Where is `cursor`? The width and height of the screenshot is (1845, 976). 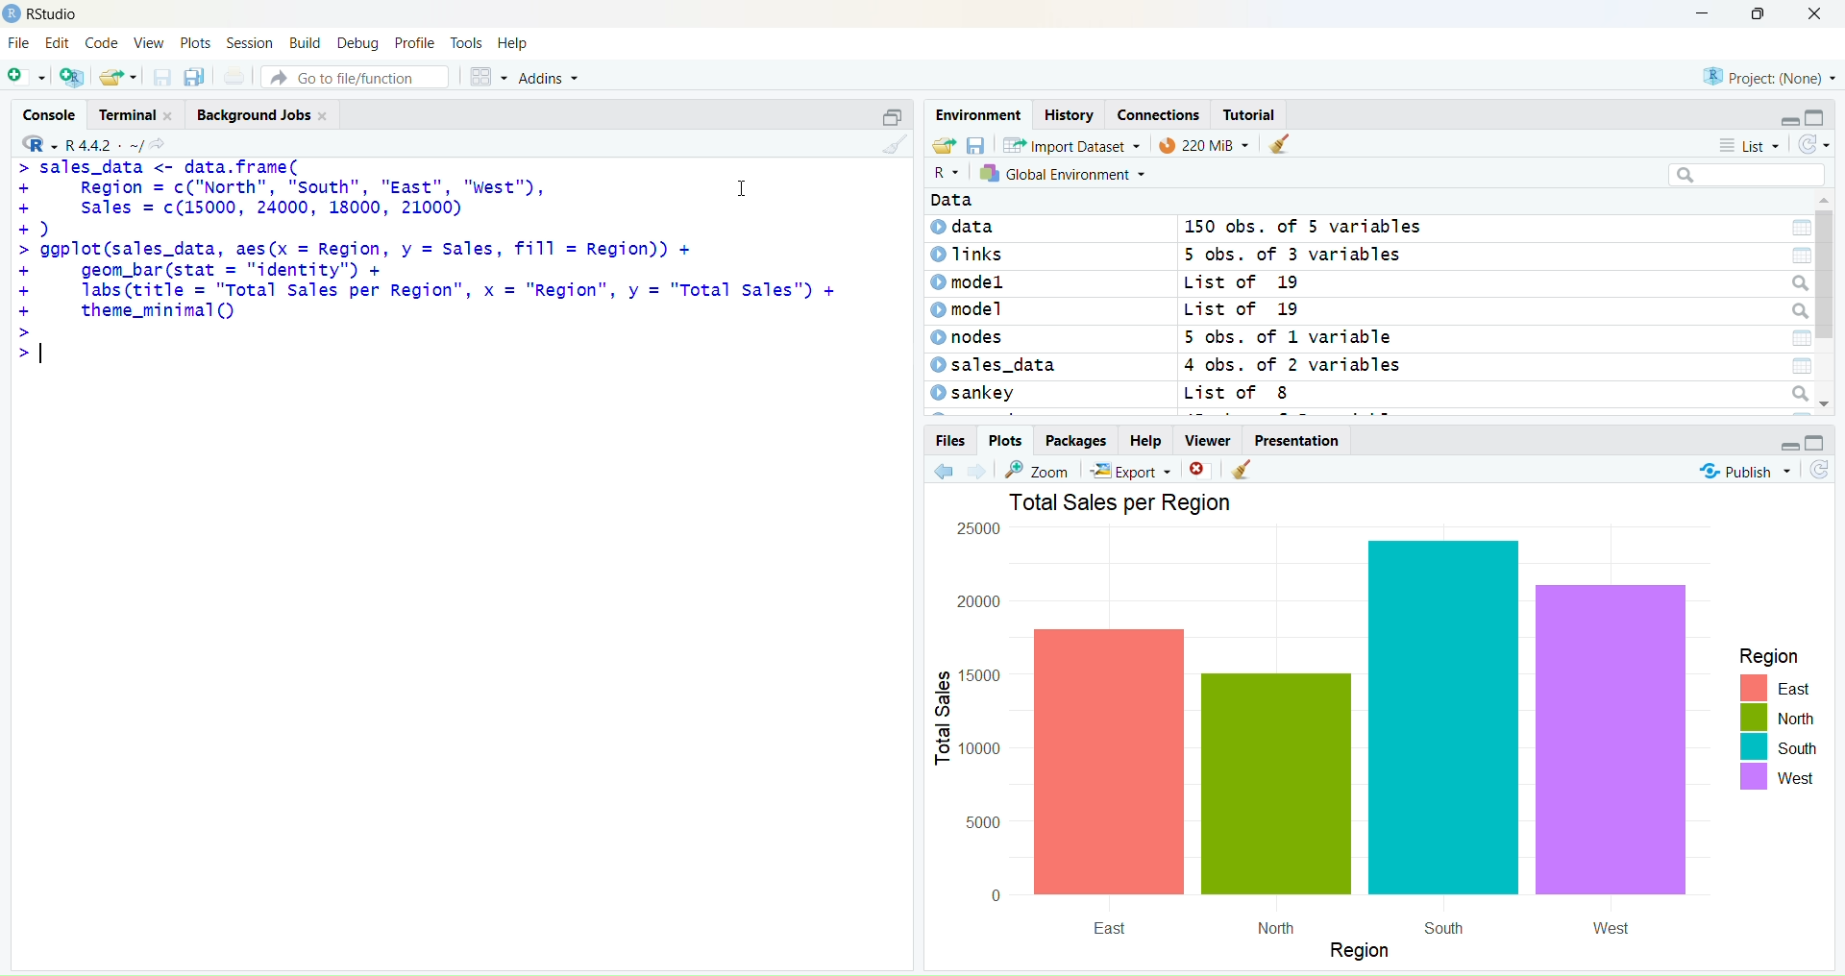
cursor is located at coordinates (741, 188).